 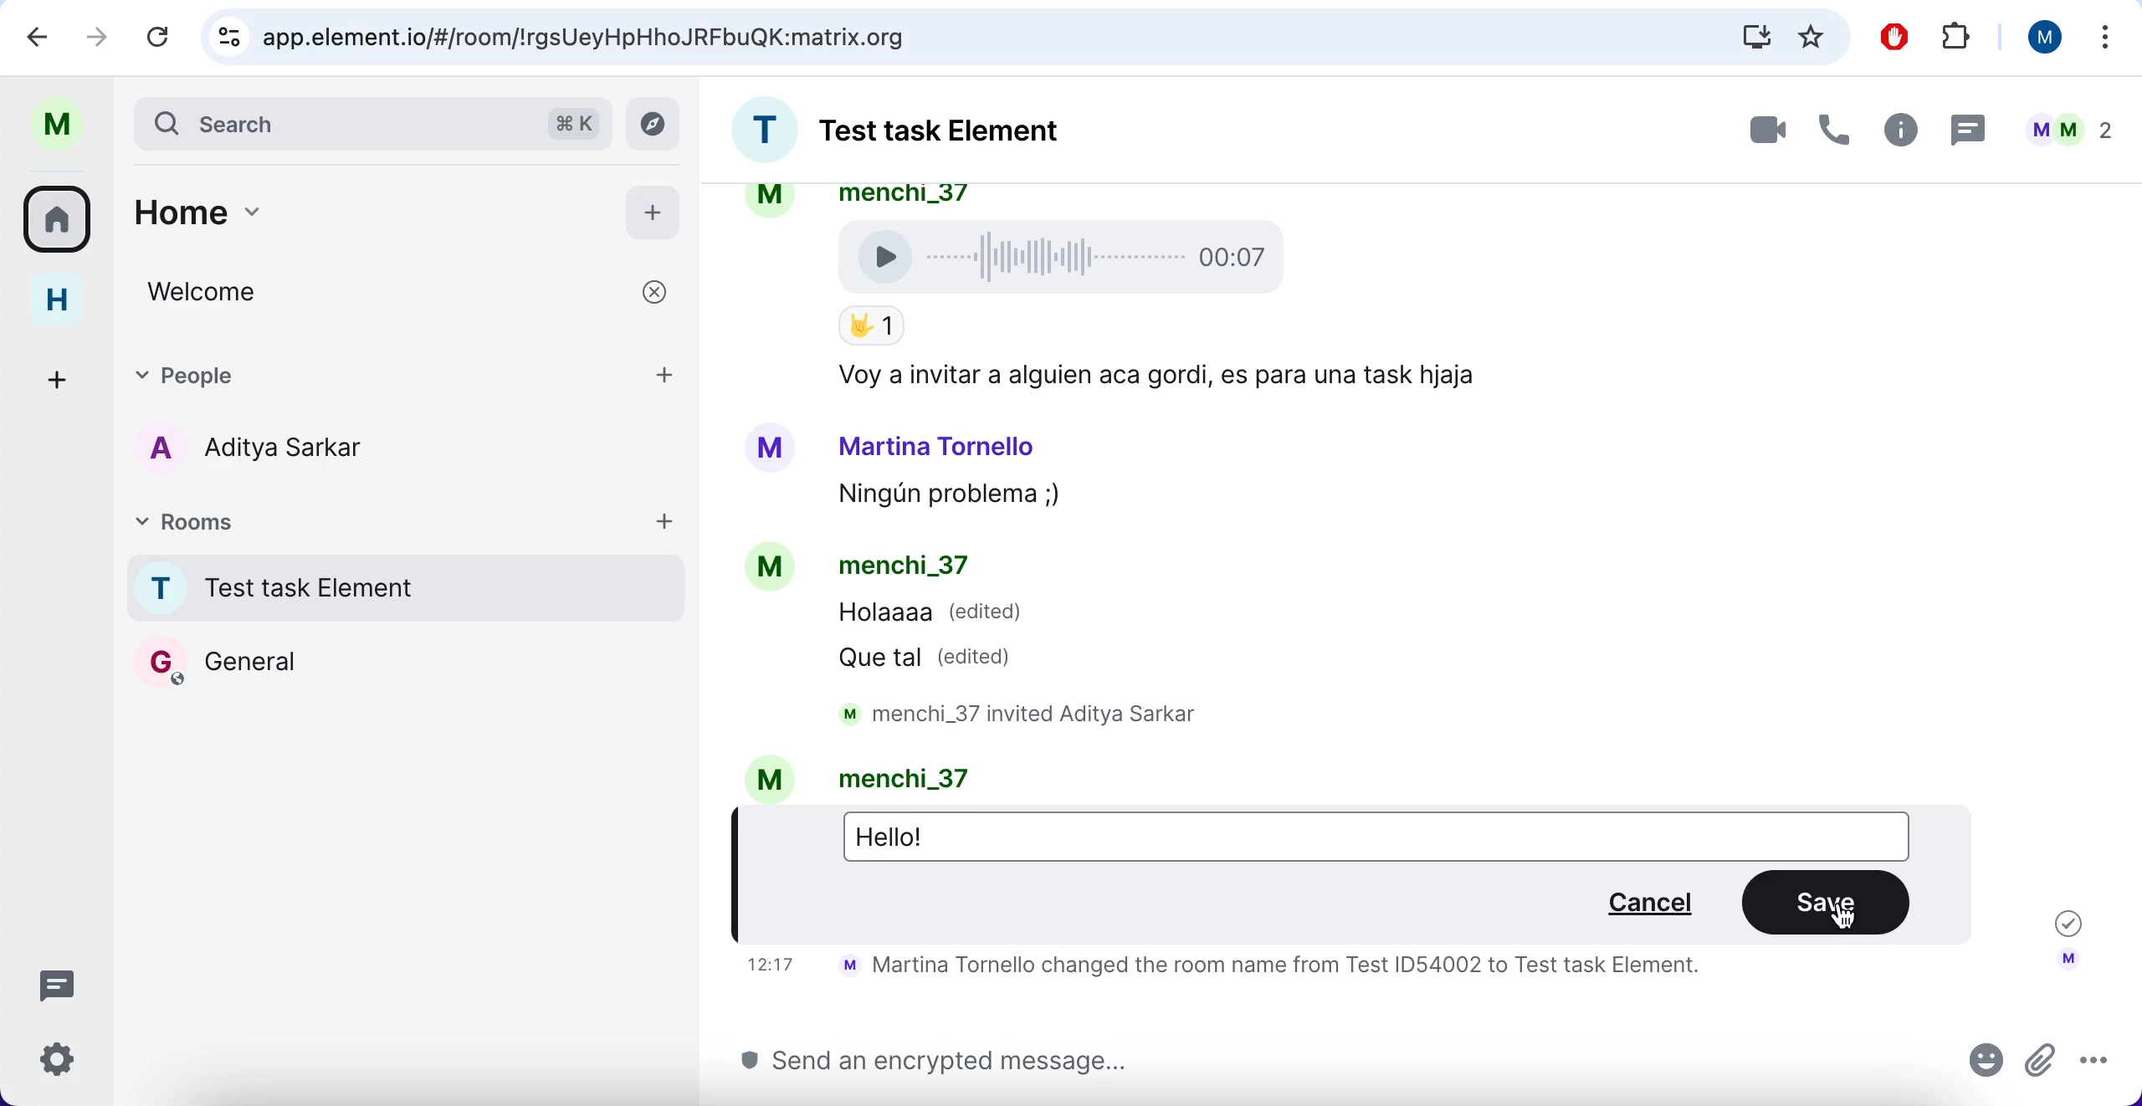 I want to click on video call, so click(x=1745, y=131).